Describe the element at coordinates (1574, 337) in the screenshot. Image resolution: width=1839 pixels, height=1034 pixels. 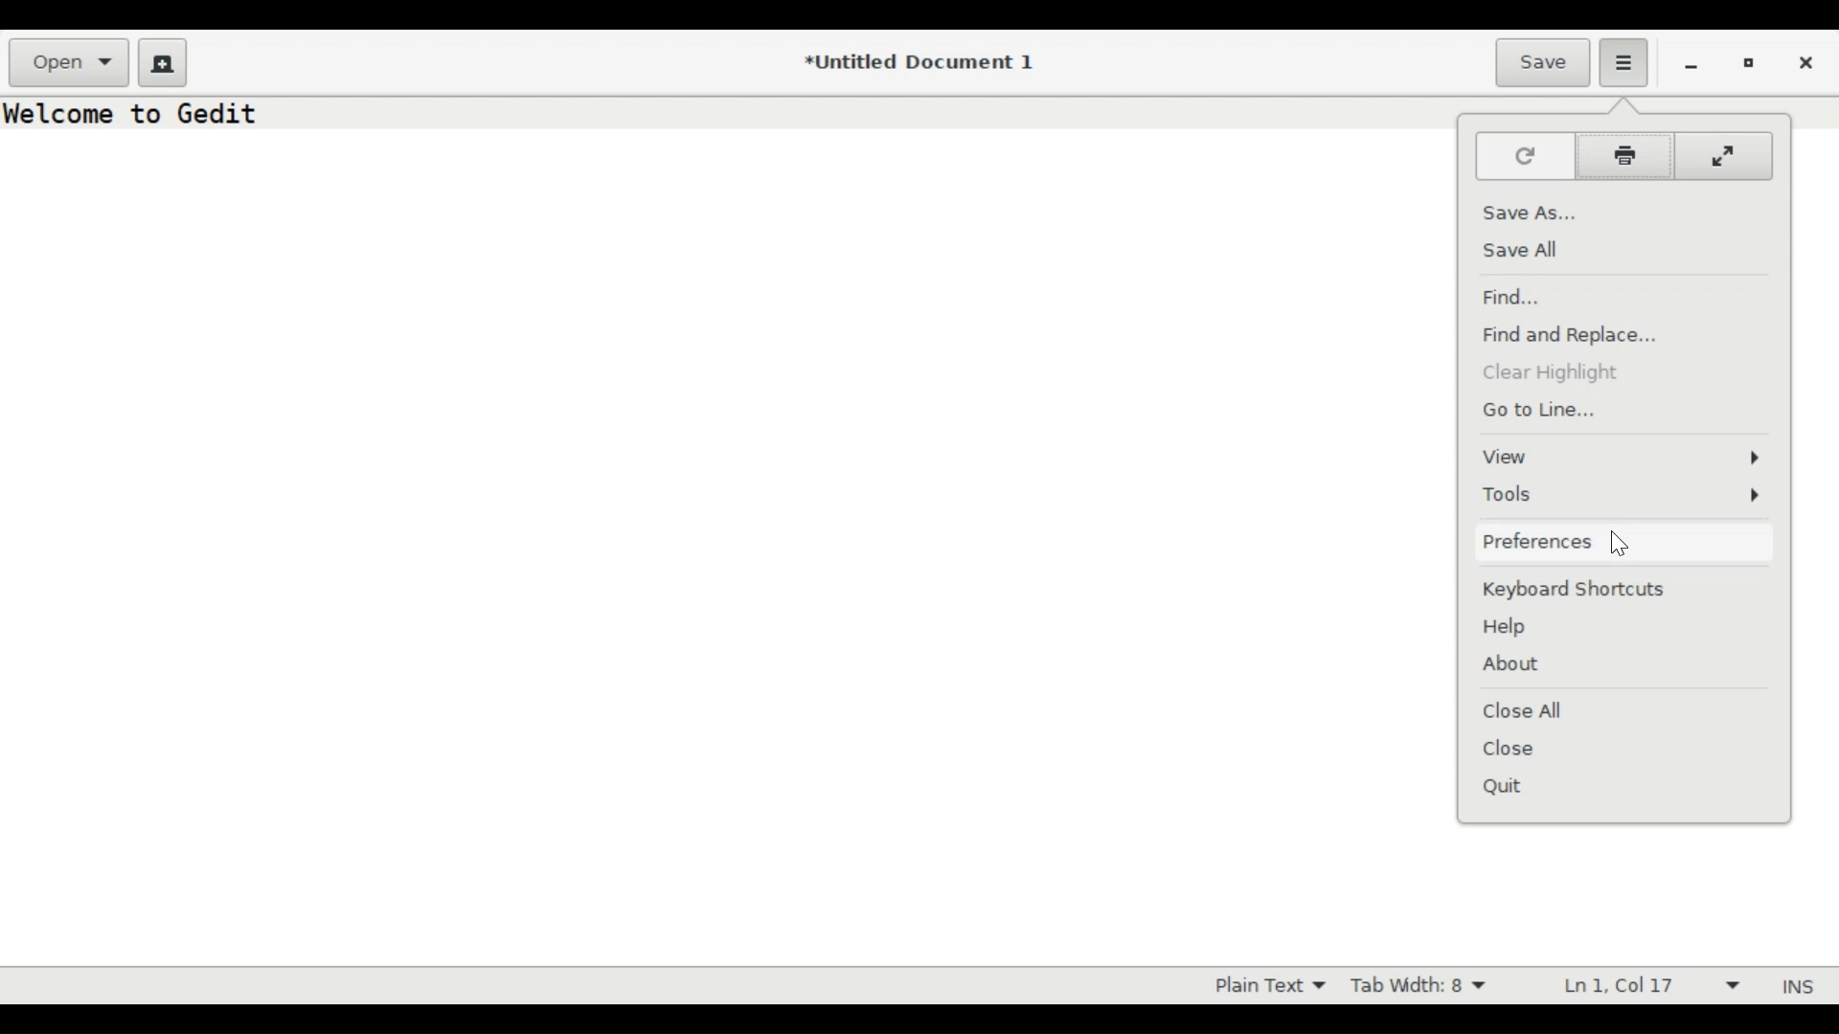
I see `Find and Replace` at that location.